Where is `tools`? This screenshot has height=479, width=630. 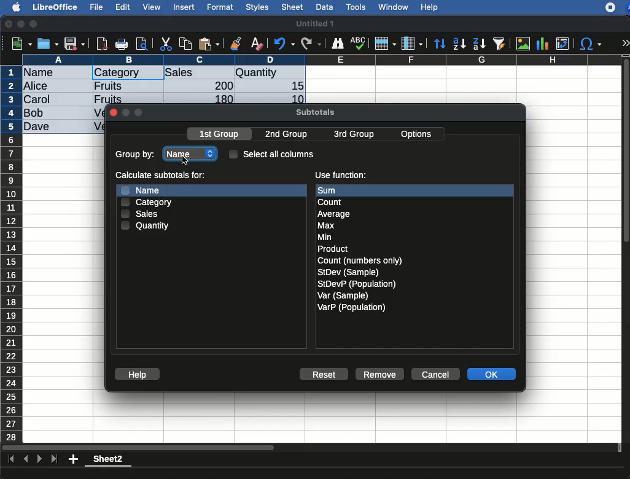 tools is located at coordinates (357, 7).